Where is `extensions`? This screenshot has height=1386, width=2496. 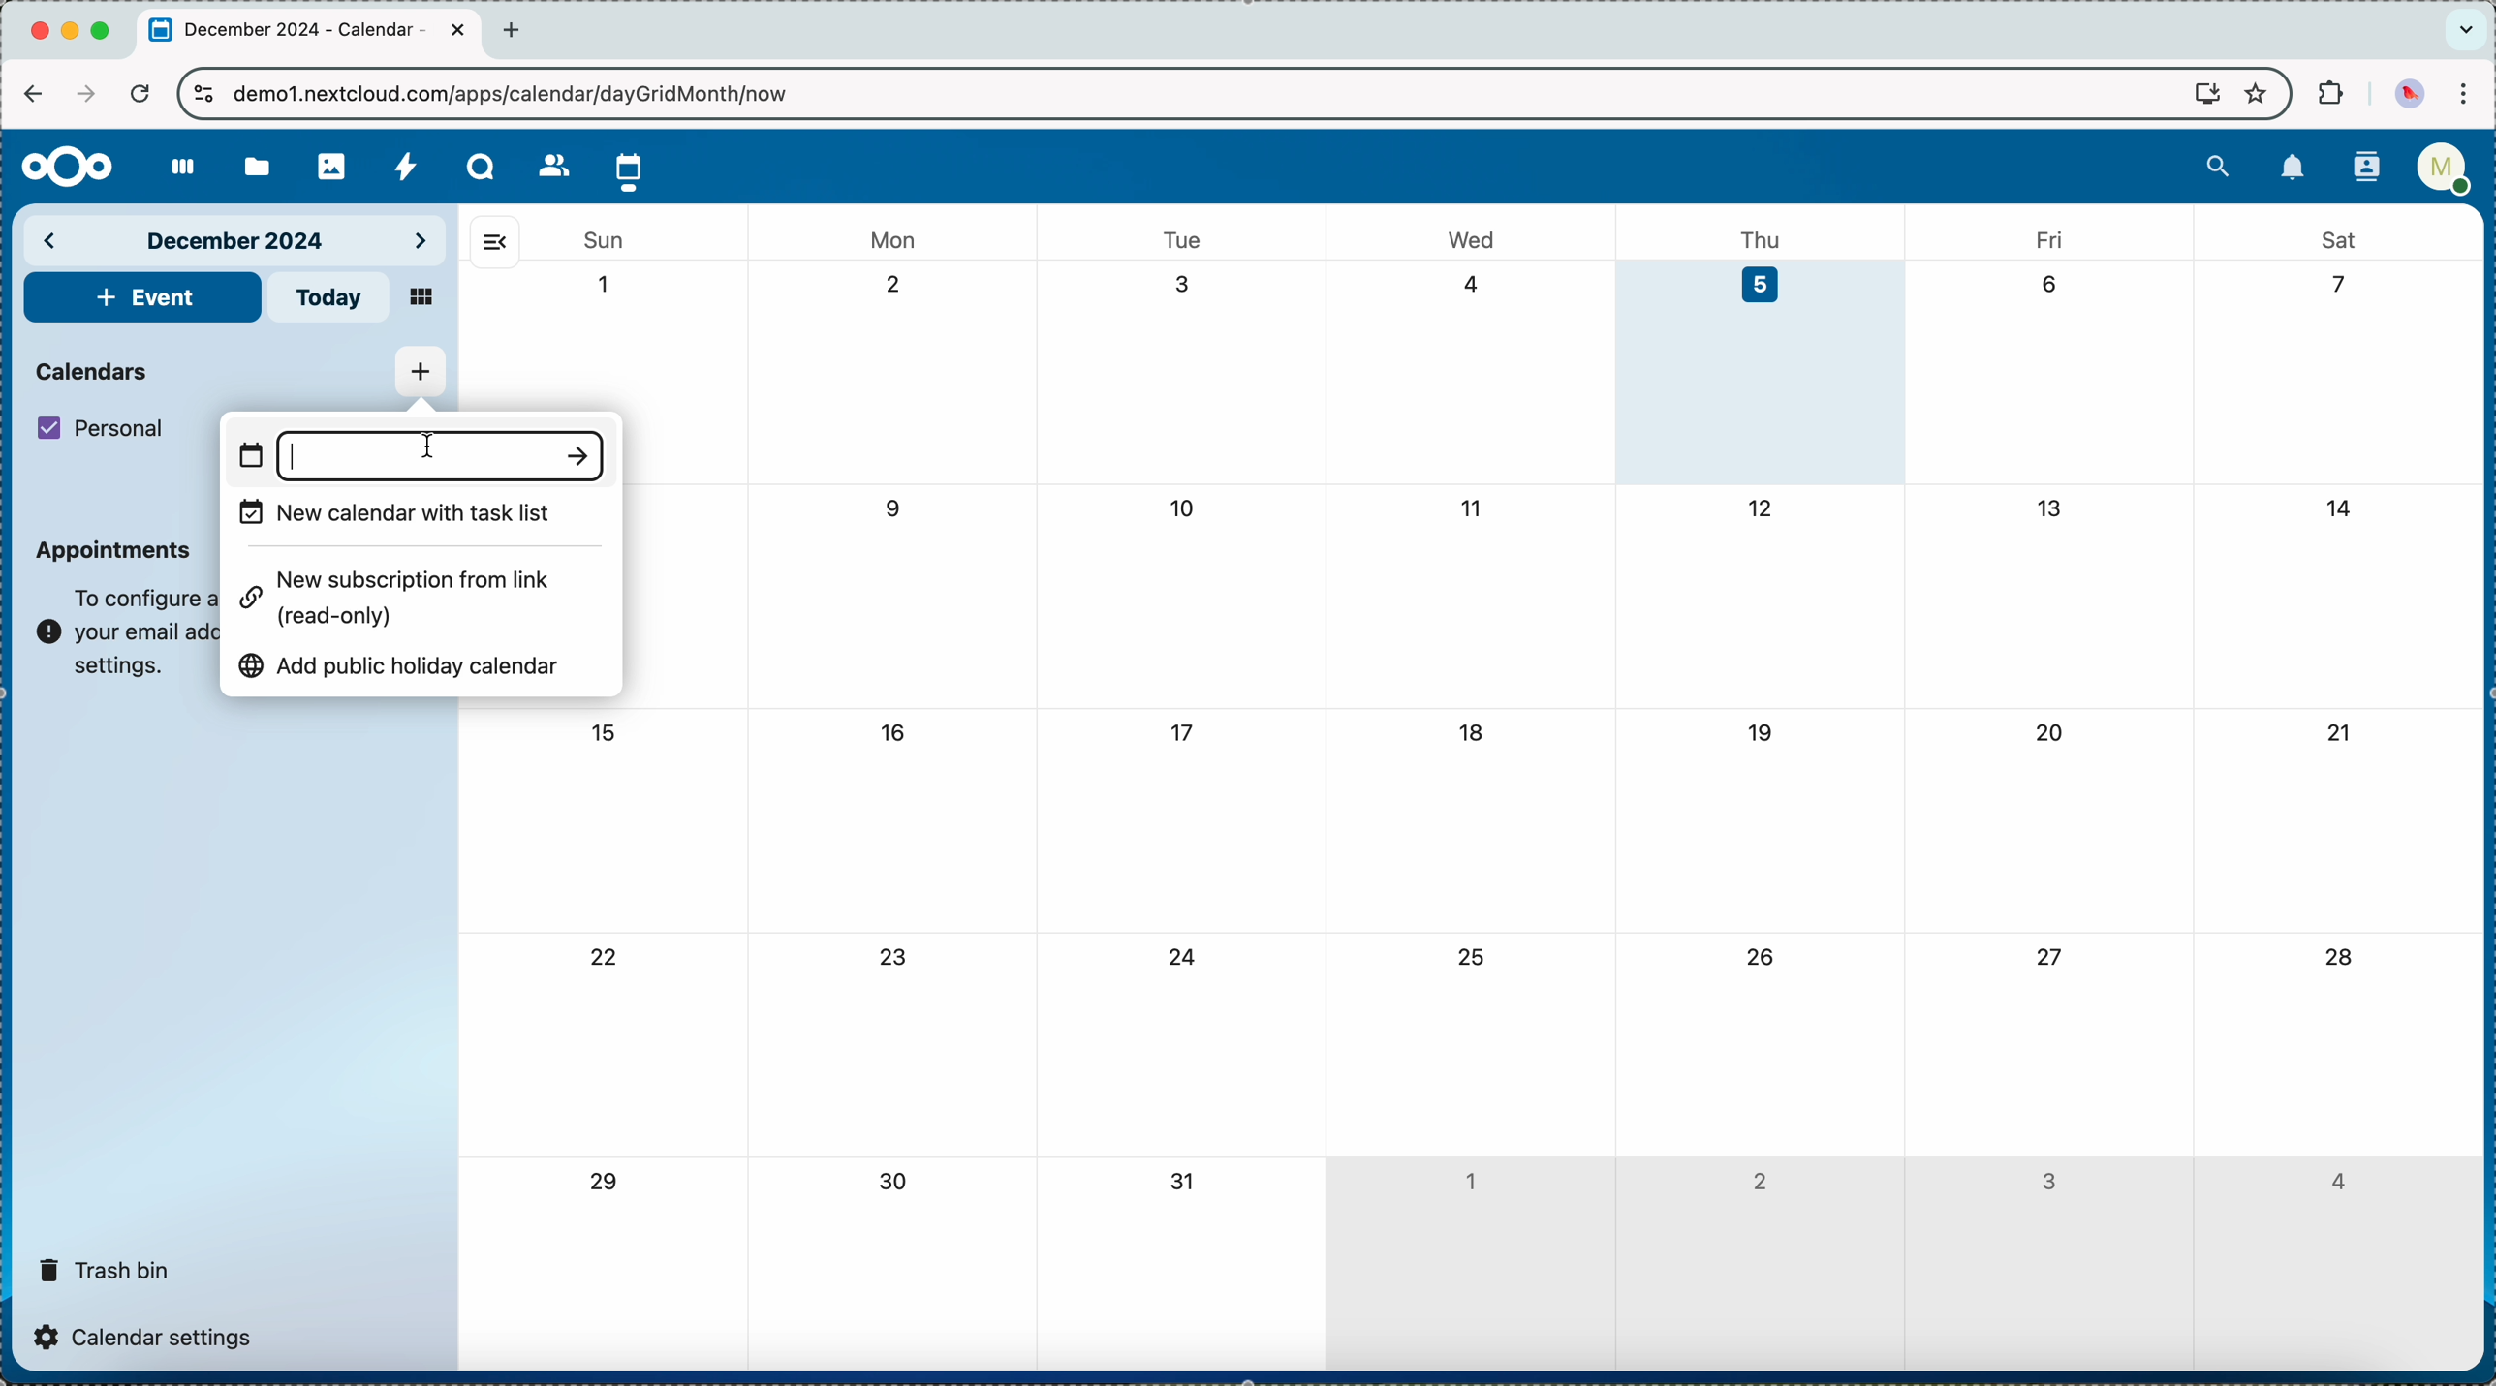 extensions is located at coordinates (2327, 95).